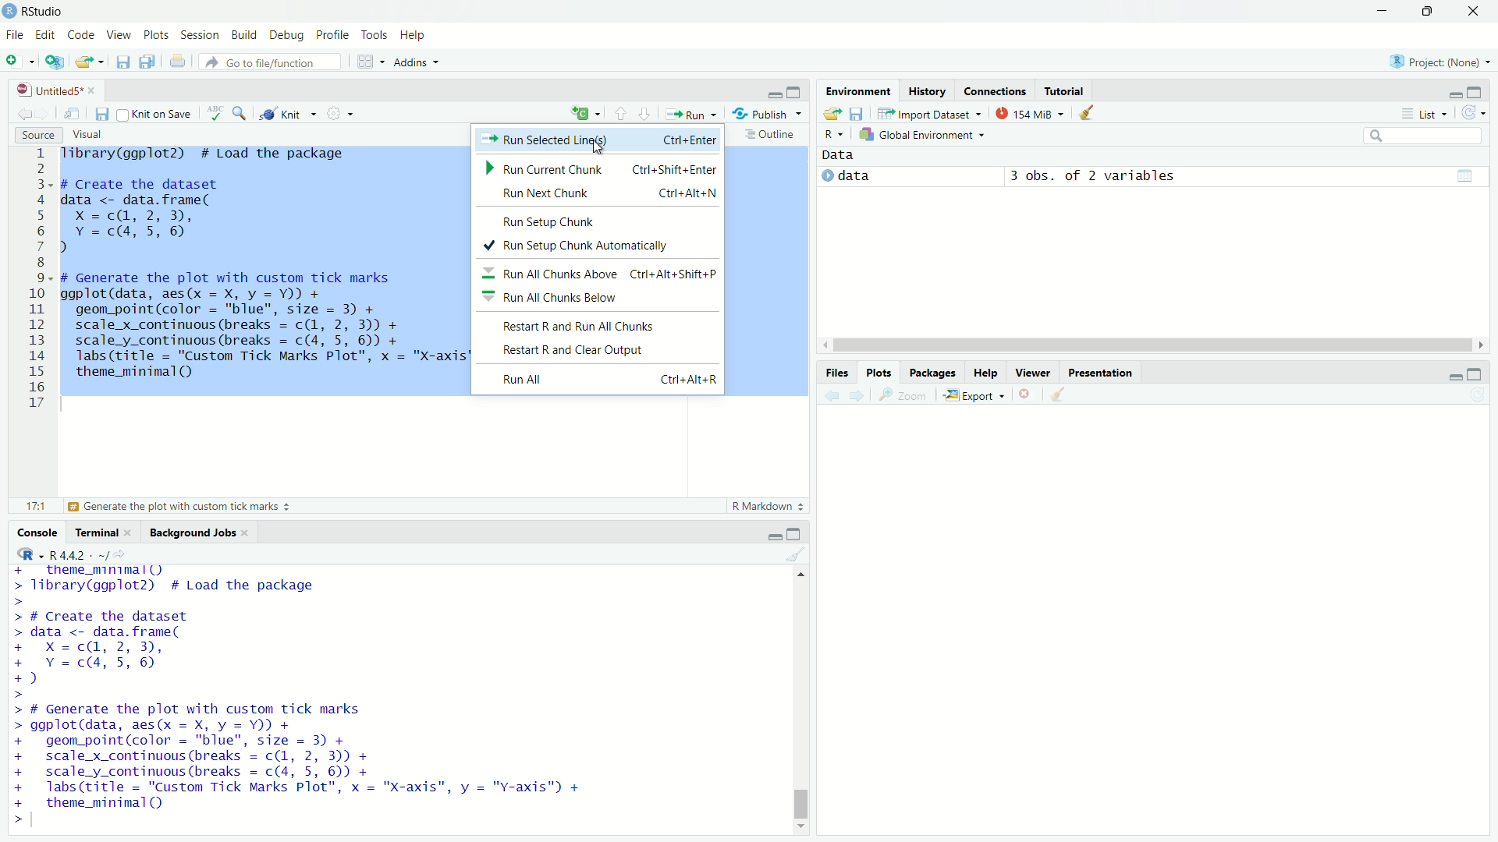  What do you see at coordinates (861, 175) in the screenshot?
I see `data` at bounding box center [861, 175].